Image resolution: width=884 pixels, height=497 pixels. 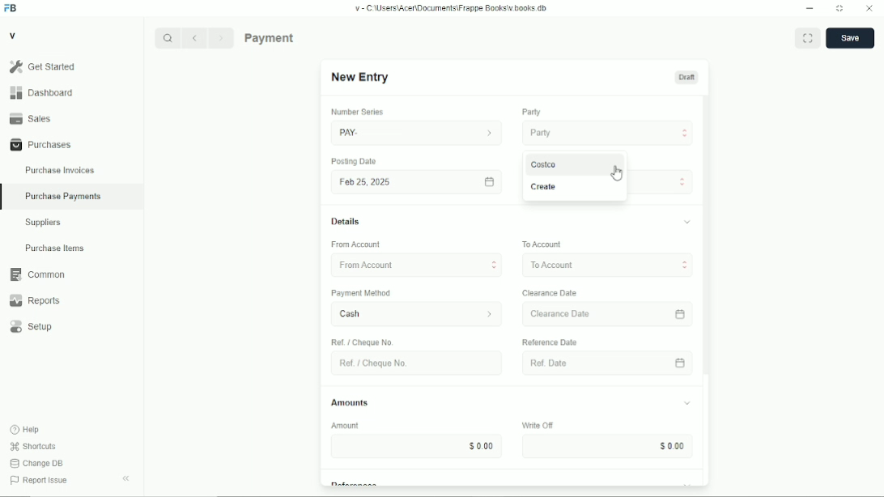 What do you see at coordinates (606, 447) in the screenshot?
I see `` at bounding box center [606, 447].